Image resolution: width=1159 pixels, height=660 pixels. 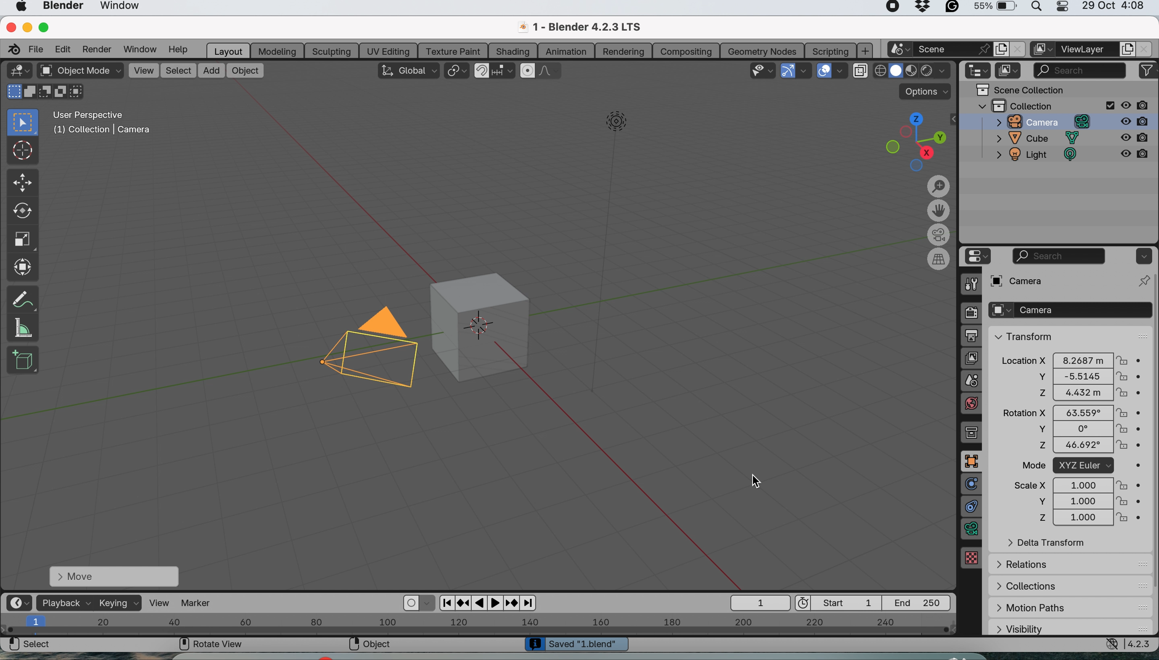 What do you see at coordinates (974, 432) in the screenshot?
I see `collection` at bounding box center [974, 432].